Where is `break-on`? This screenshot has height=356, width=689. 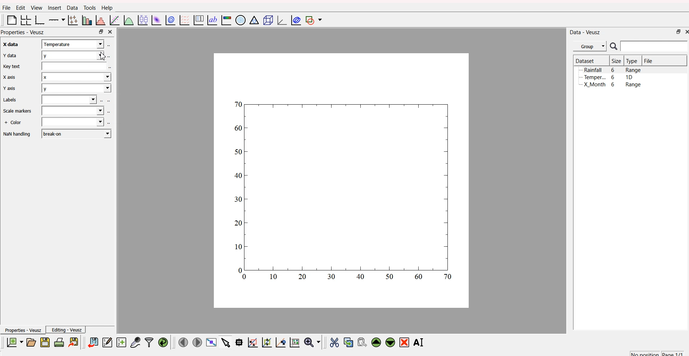 break-on is located at coordinates (76, 133).